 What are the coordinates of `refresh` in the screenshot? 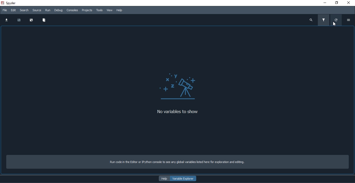 It's located at (337, 21).